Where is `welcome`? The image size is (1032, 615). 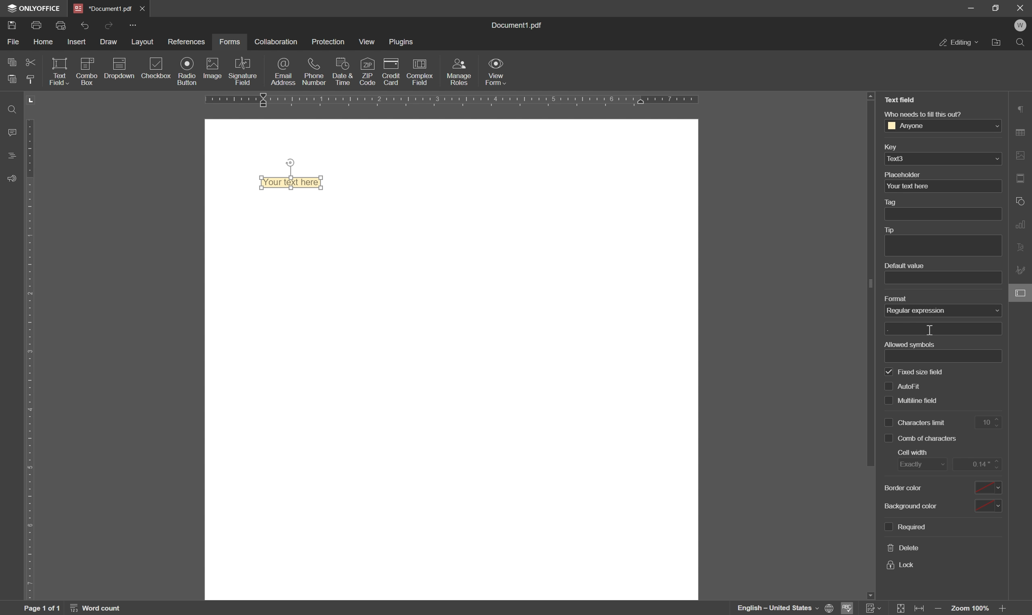
welcome is located at coordinates (1021, 26).